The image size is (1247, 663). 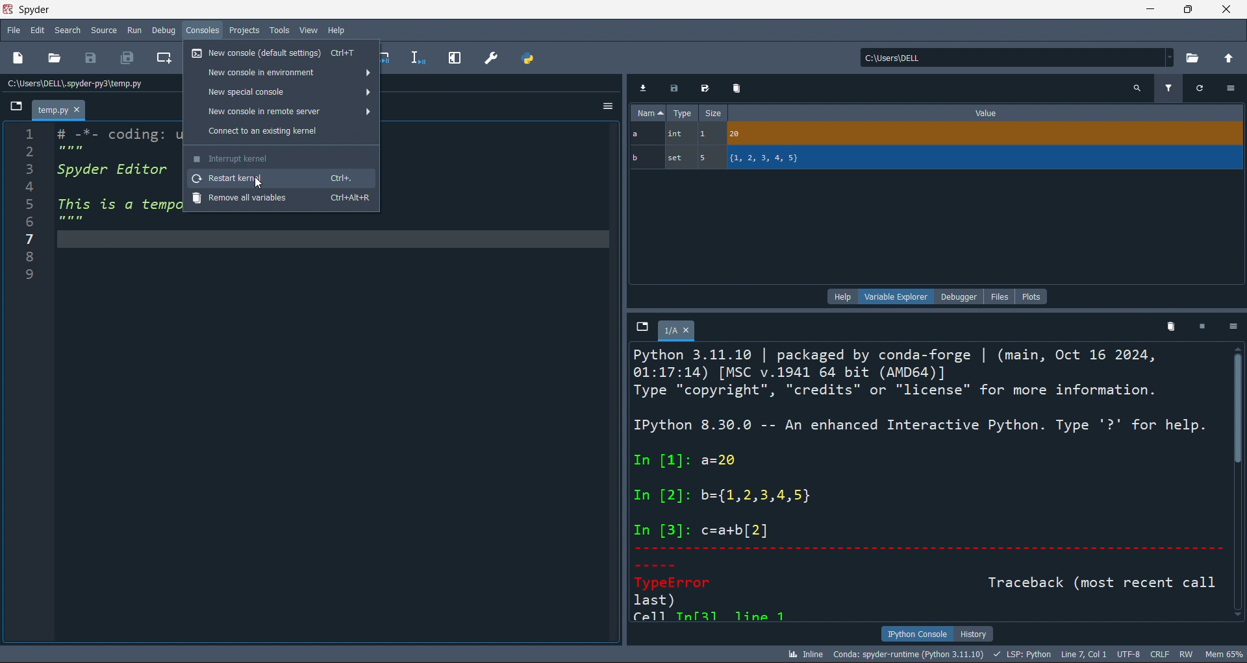 I want to click on path manager, so click(x=530, y=59).